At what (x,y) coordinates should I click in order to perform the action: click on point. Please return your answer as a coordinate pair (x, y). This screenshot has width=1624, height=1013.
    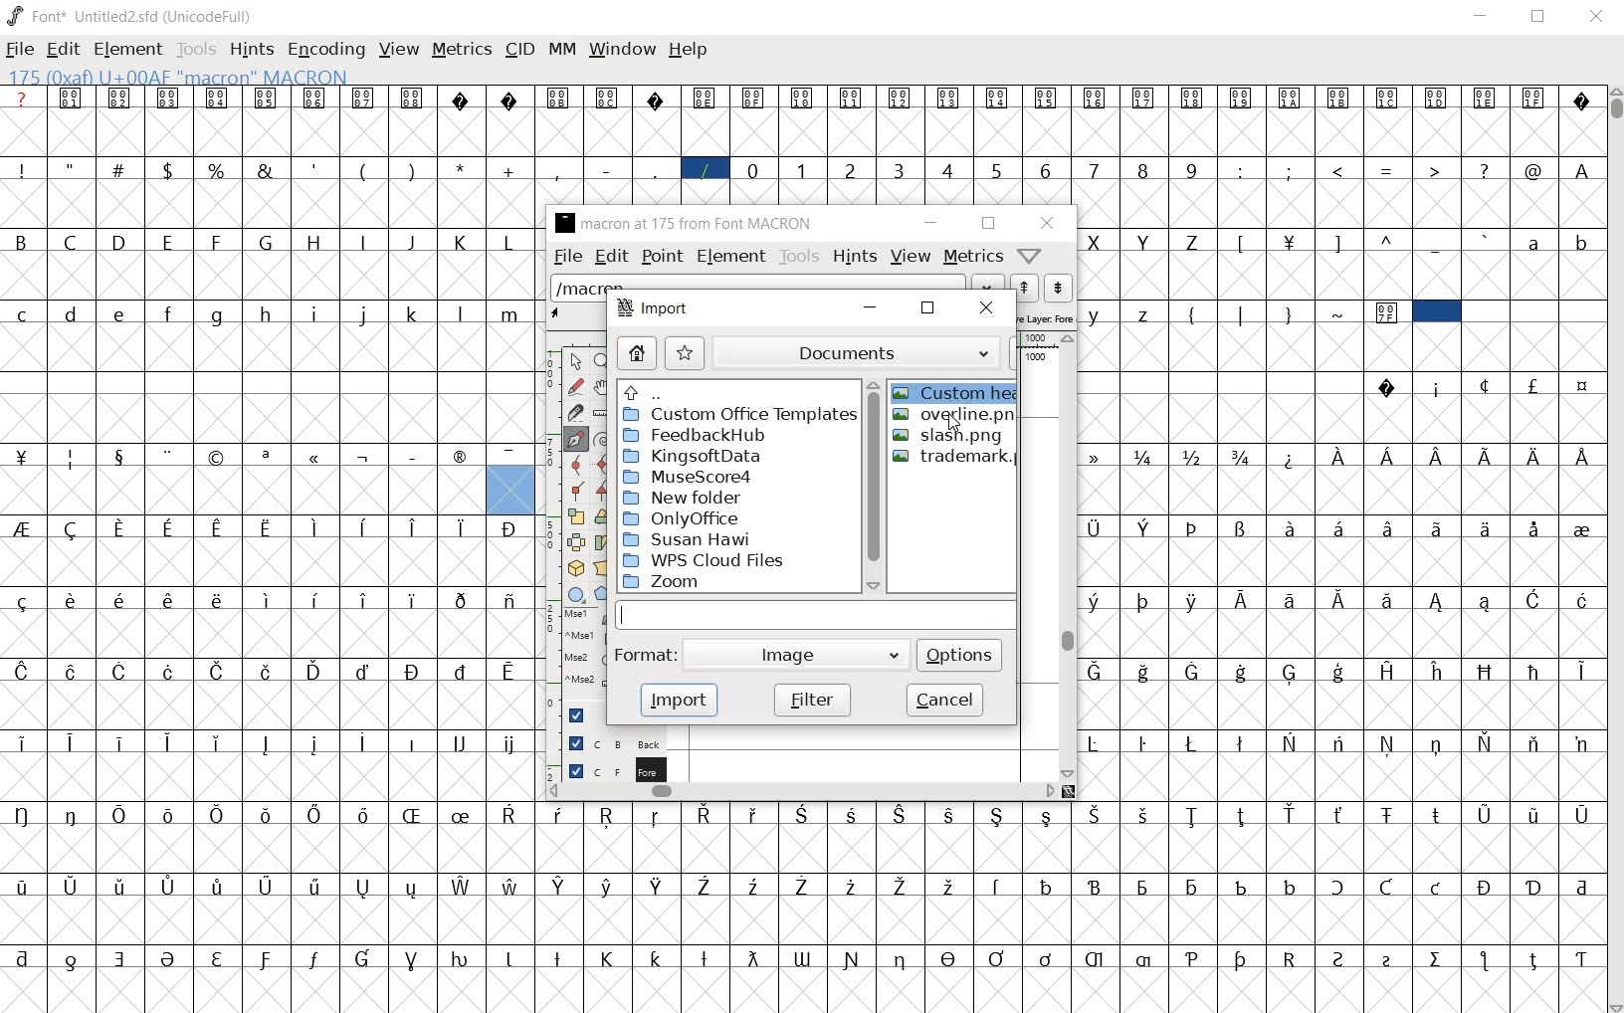
    Looking at the image, I should click on (573, 361).